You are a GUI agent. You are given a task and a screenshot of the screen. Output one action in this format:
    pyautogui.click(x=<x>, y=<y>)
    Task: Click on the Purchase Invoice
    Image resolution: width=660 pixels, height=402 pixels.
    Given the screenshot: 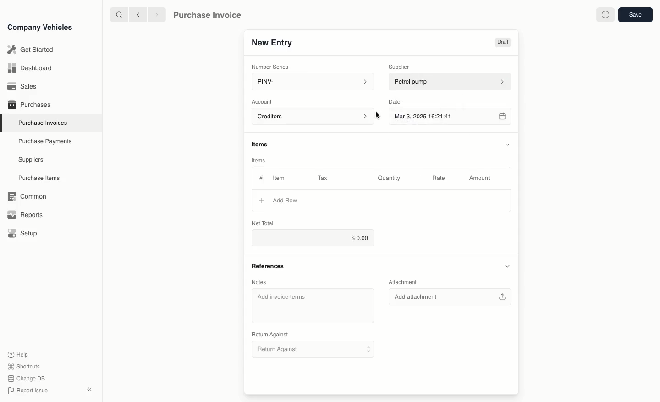 What is the action you would take?
    pyautogui.click(x=214, y=14)
    